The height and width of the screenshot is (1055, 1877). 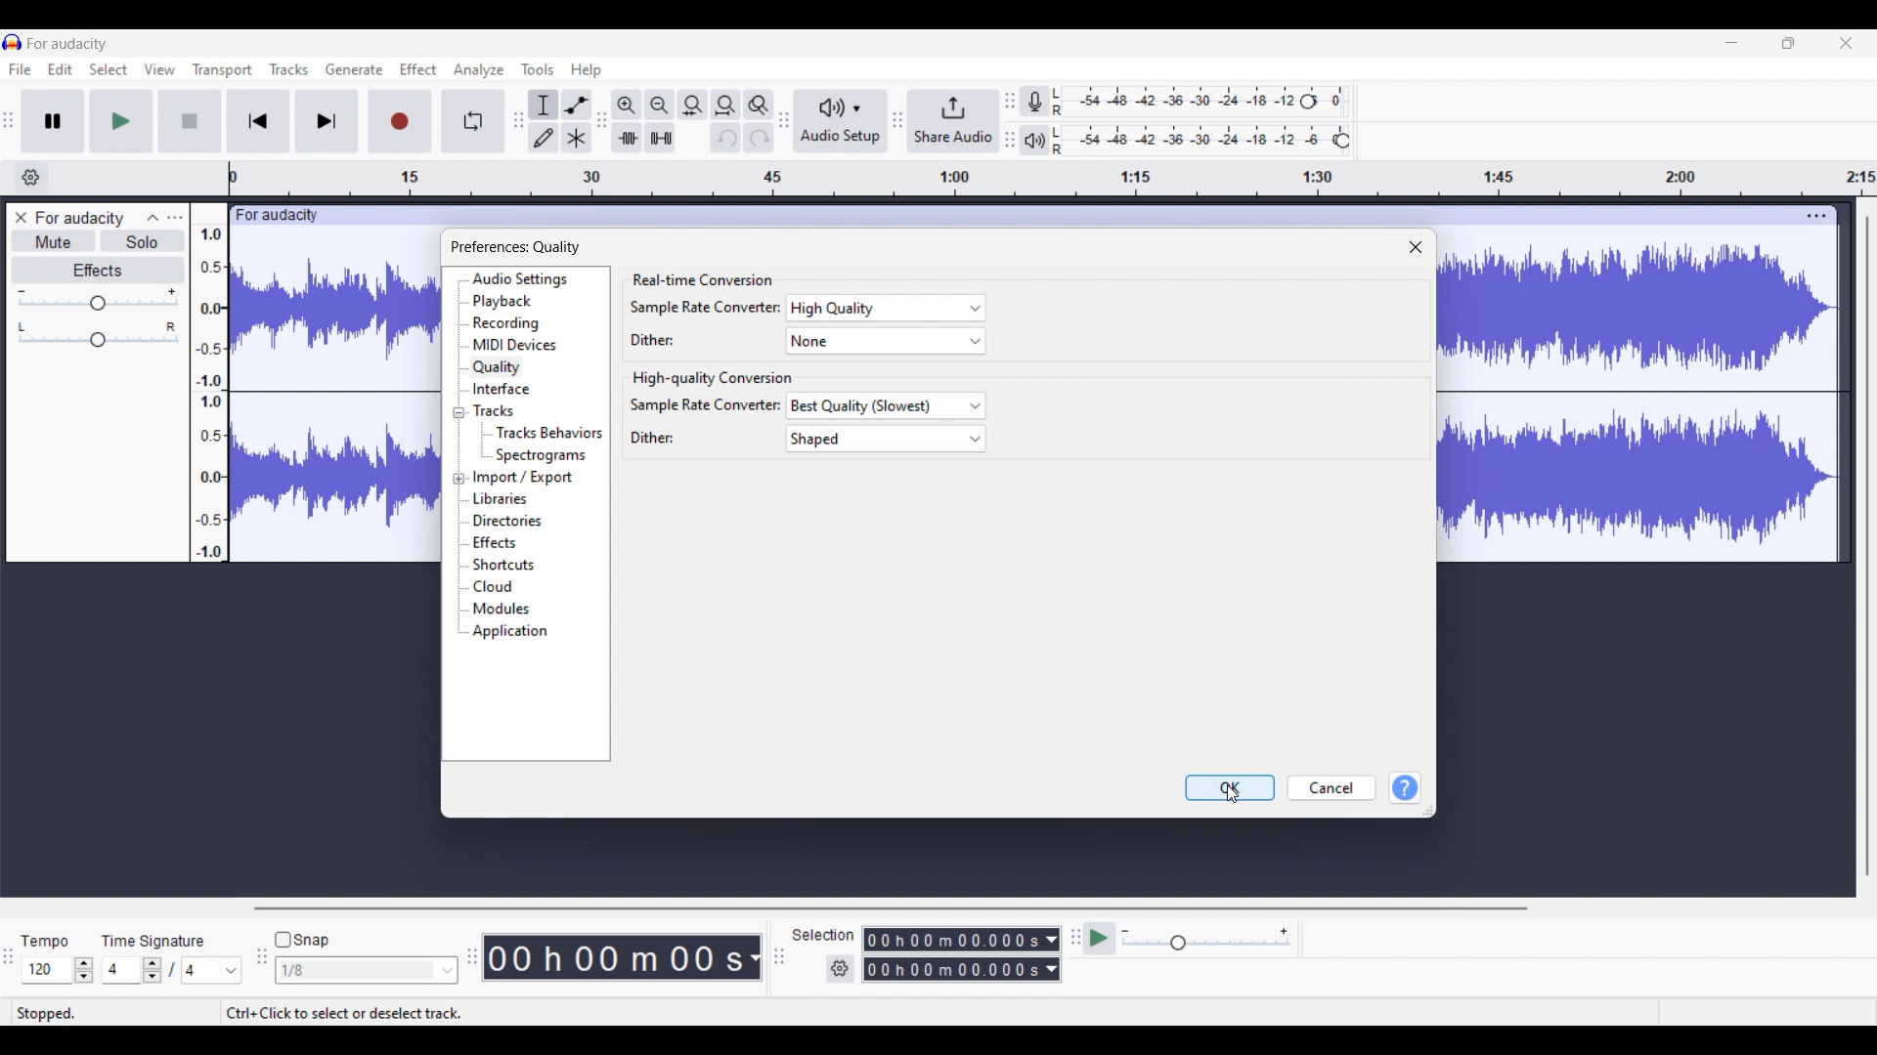 I want to click on Horizontal slide bar, so click(x=891, y=908).